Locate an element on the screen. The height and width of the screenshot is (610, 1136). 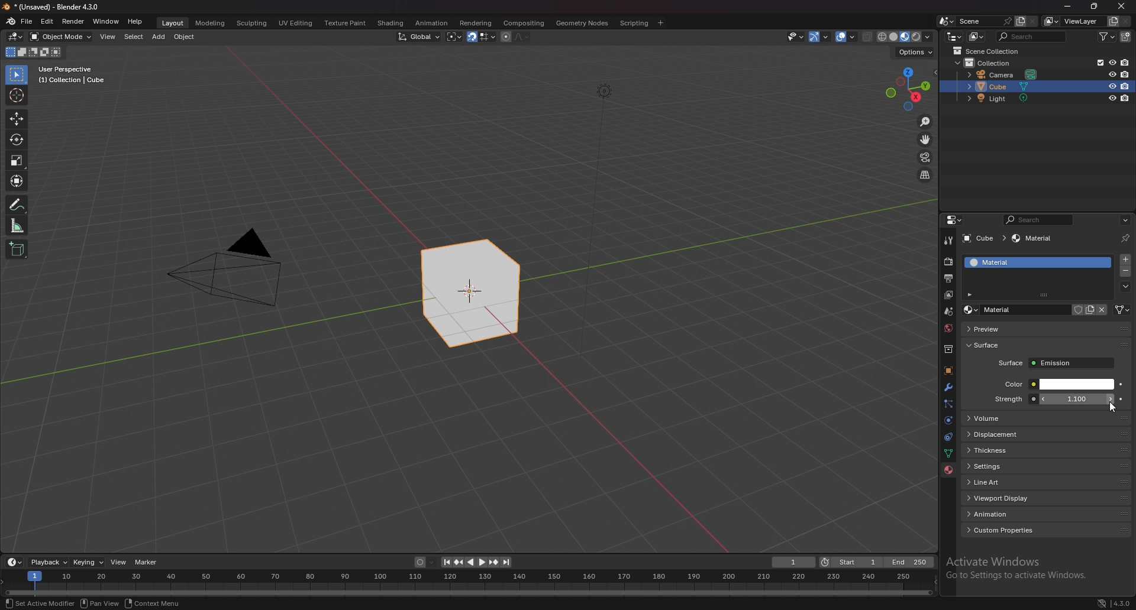
remove material is located at coordinates (1127, 272).